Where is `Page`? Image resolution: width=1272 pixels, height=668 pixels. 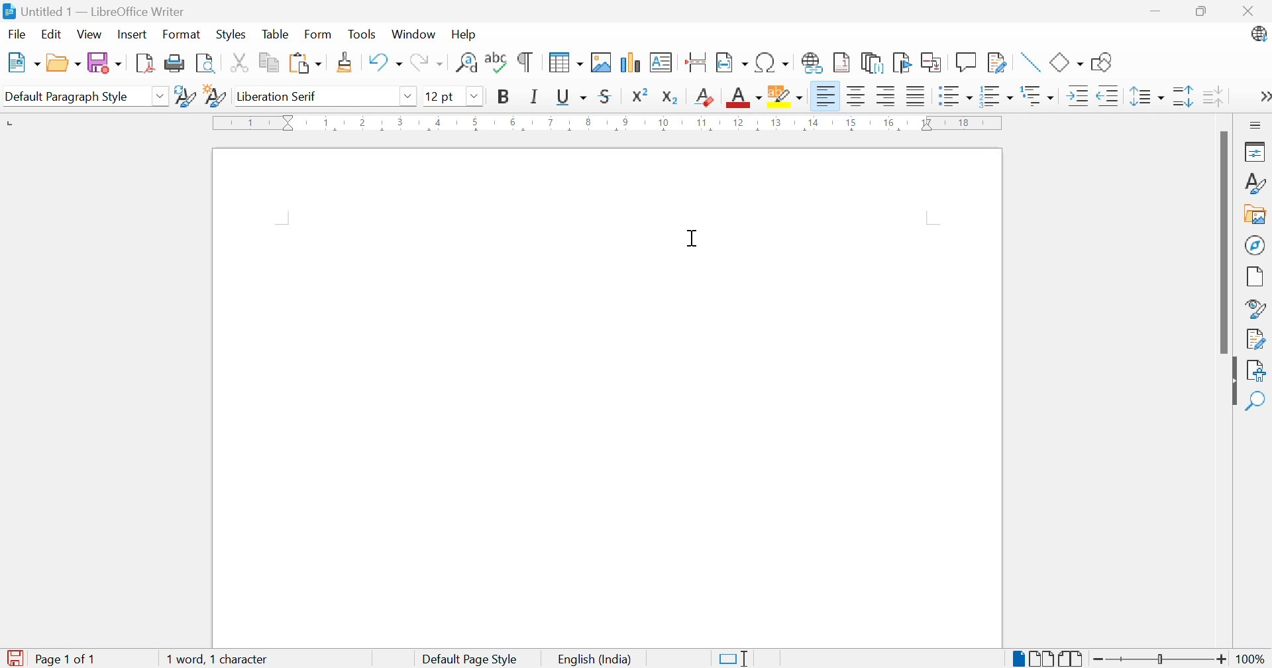 Page is located at coordinates (1255, 276).